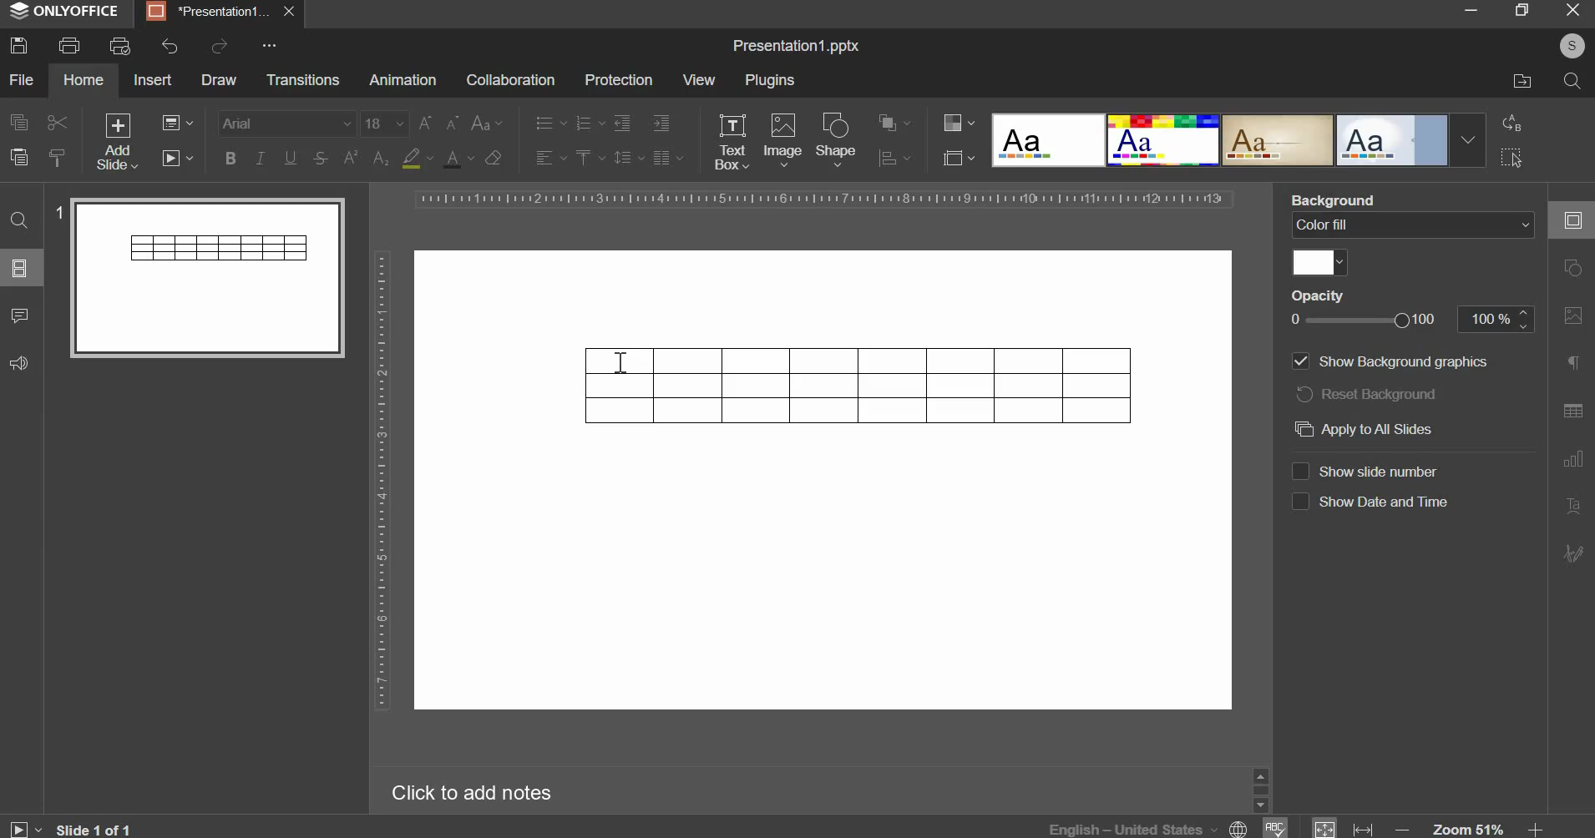  Describe the element at coordinates (467, 790) in the screenshot. I see `Click to add notes` at that location.